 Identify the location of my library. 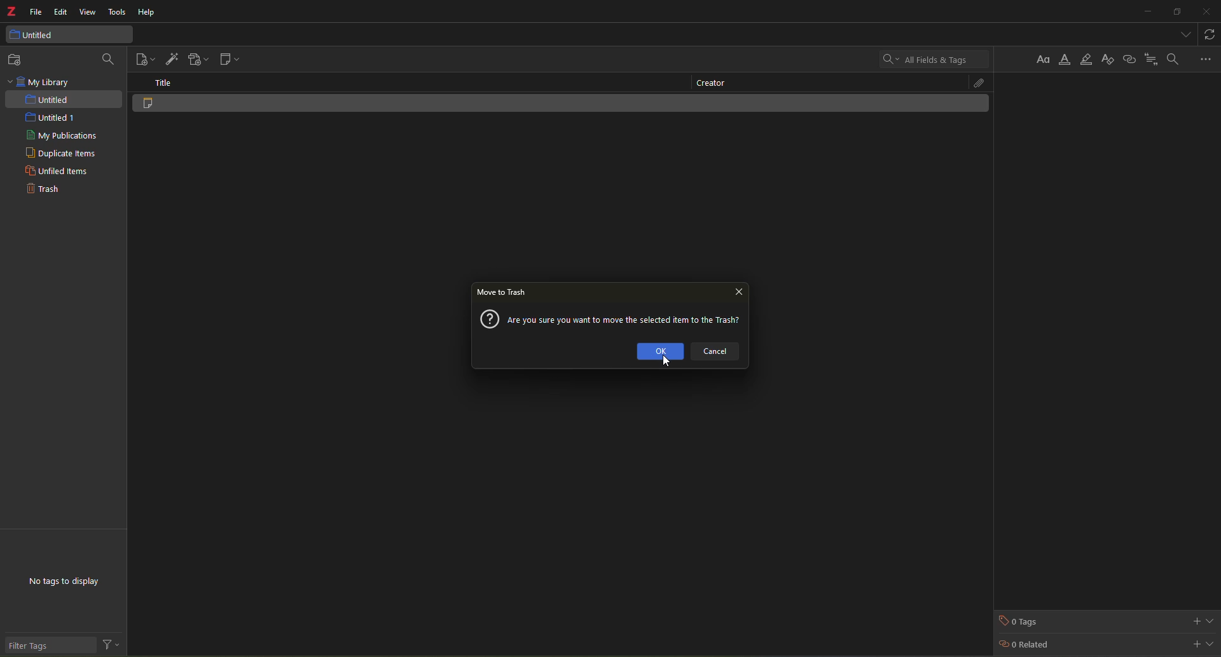
(42, 82).